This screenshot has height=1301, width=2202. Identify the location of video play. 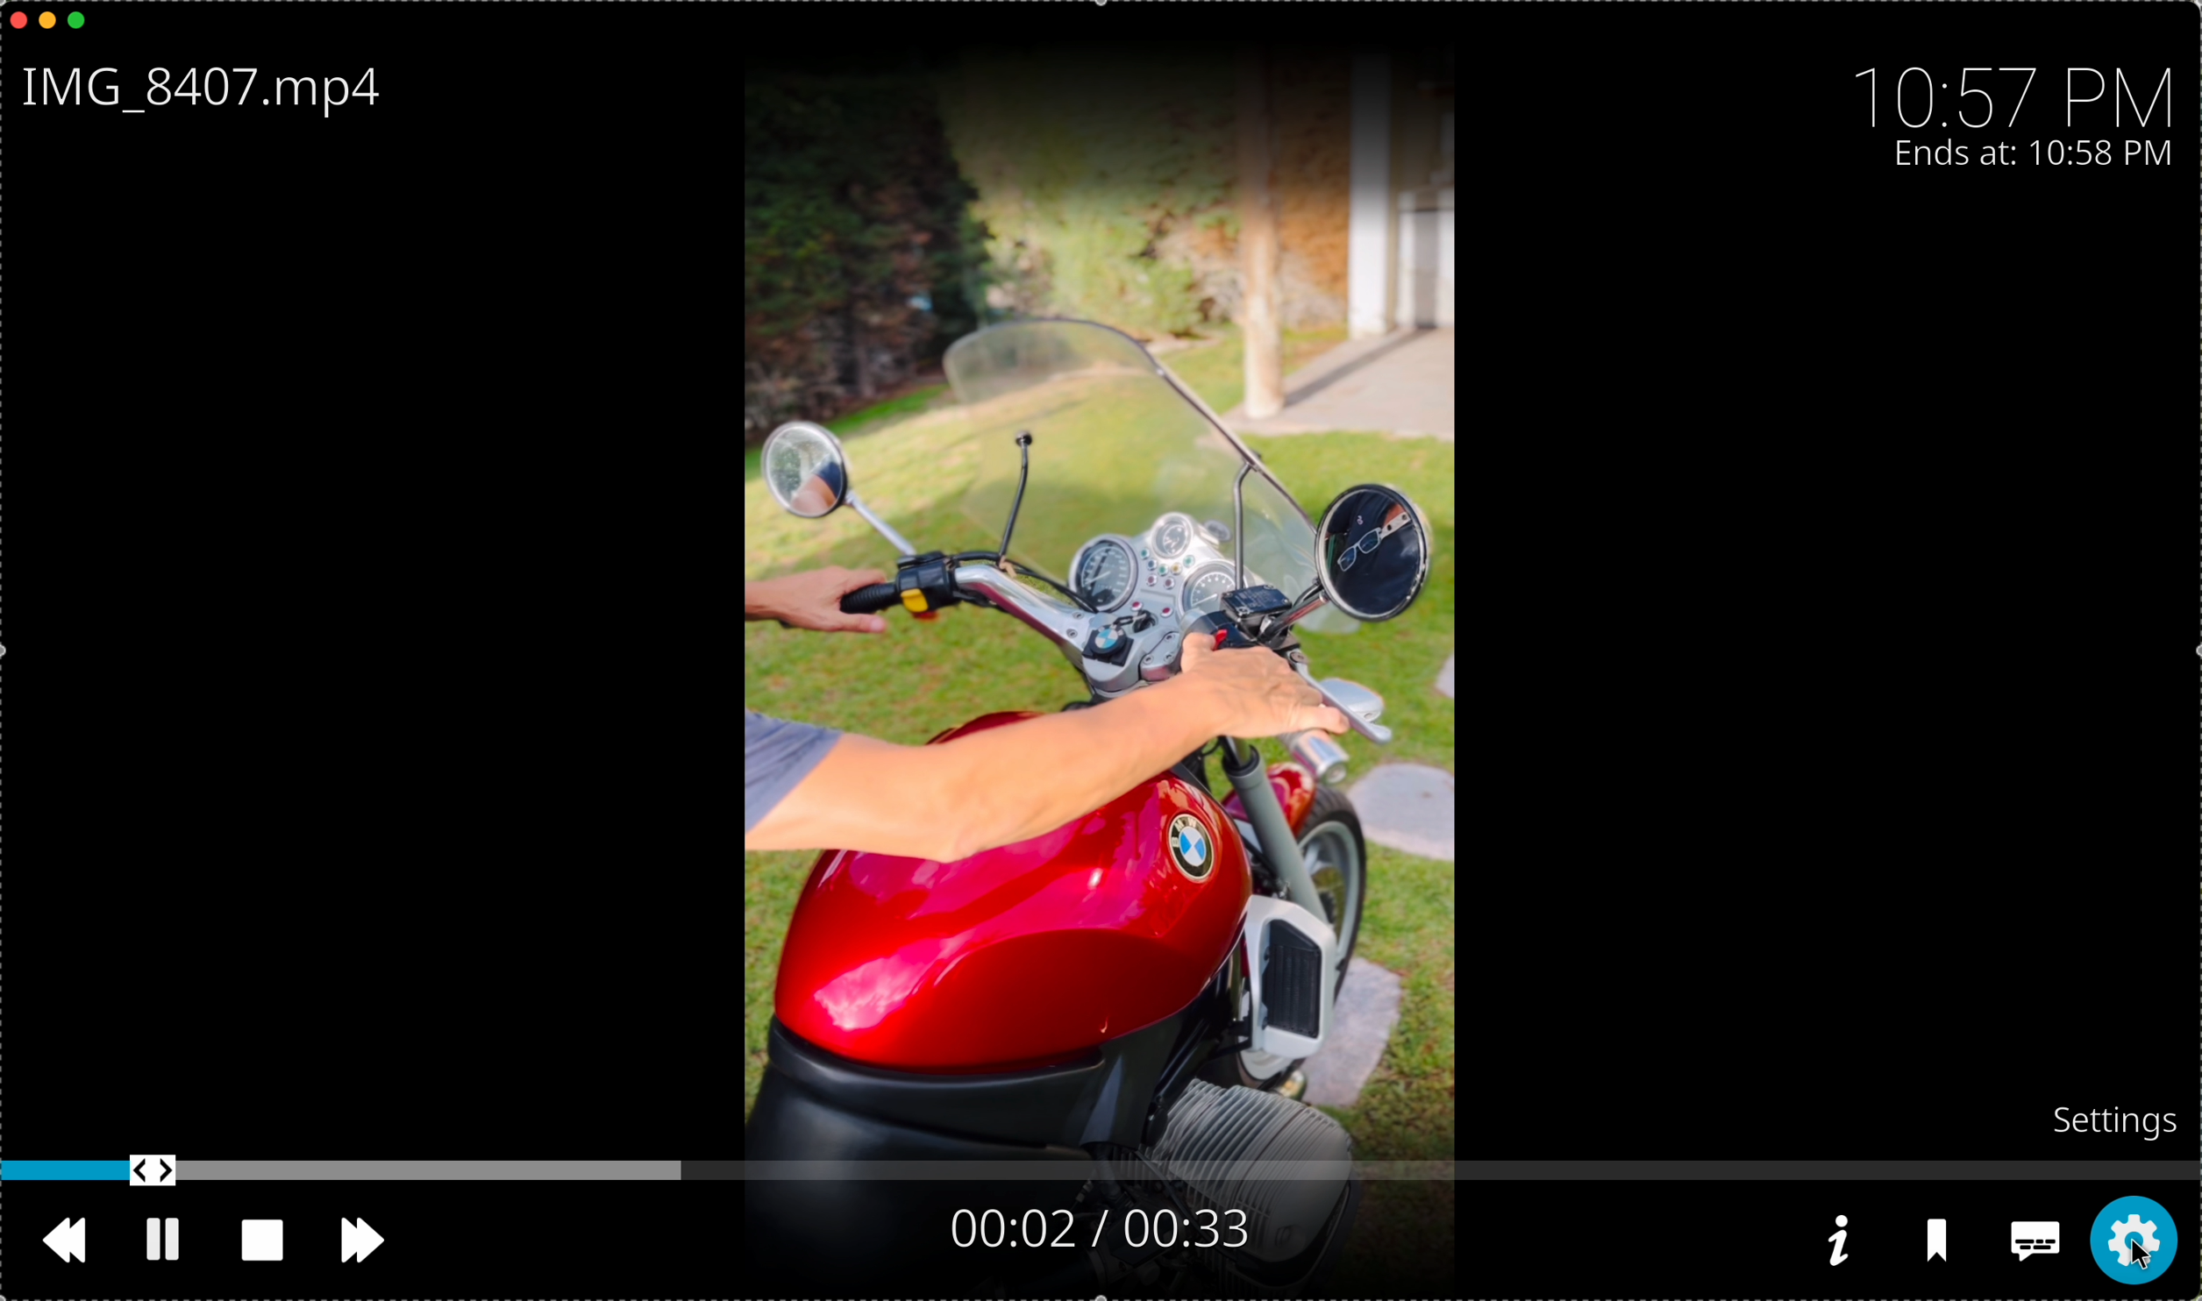
(1094, 577).